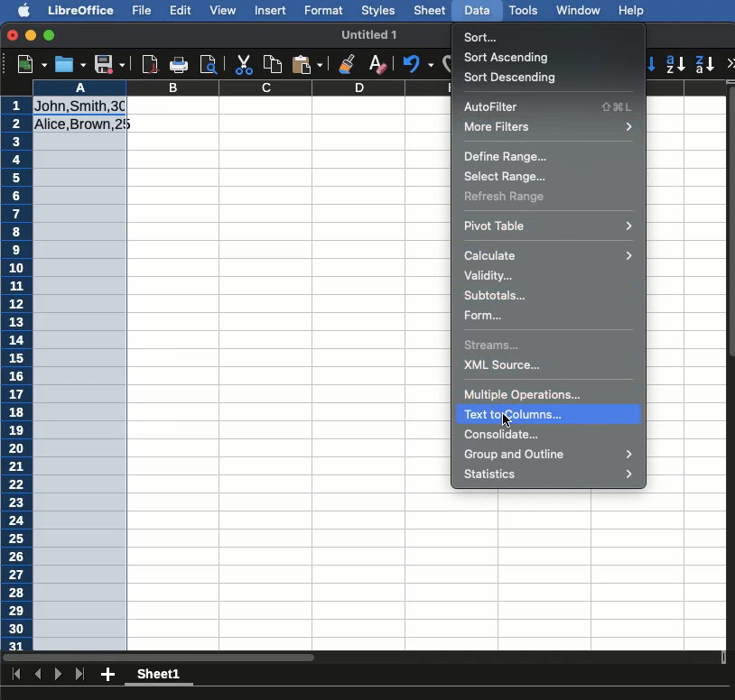 This screenshot has width=735, height=700. What do you see at coordinates (551, 126) in the screenshot?
I see `More filters` at bounding box center [551, 126].